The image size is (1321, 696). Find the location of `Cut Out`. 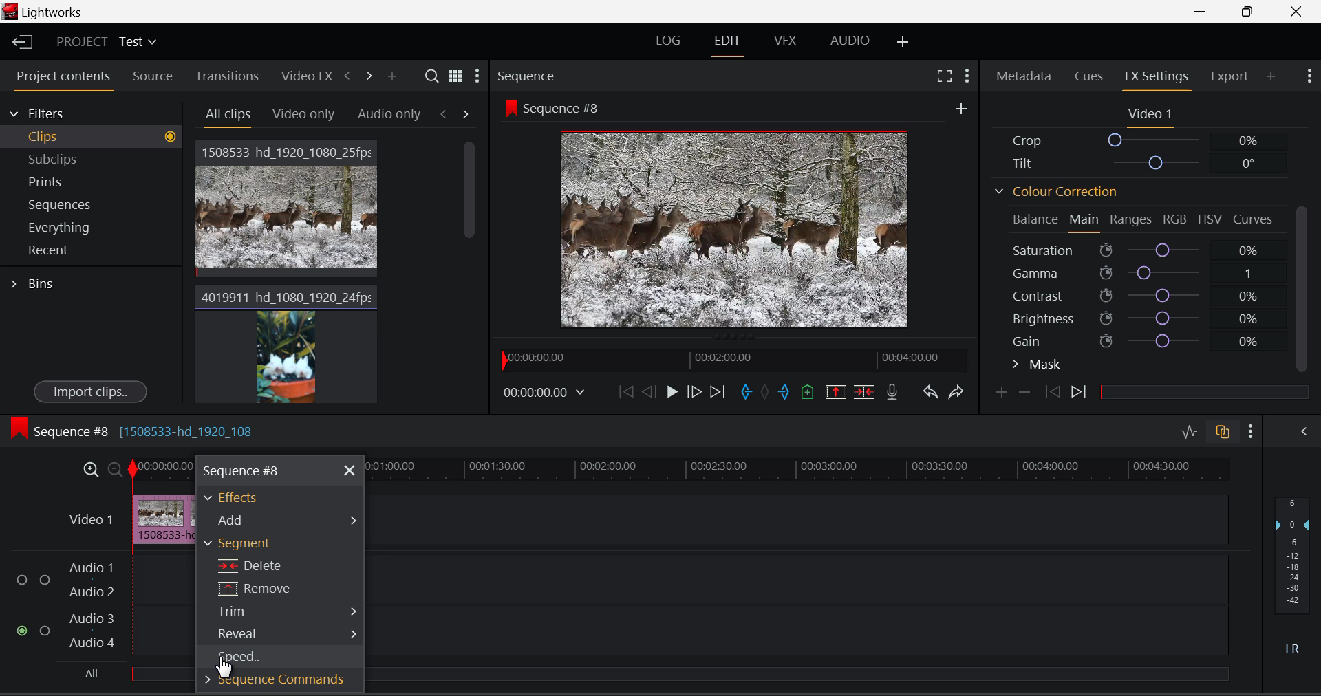

Cut Out is located at coordinates (785, 393).